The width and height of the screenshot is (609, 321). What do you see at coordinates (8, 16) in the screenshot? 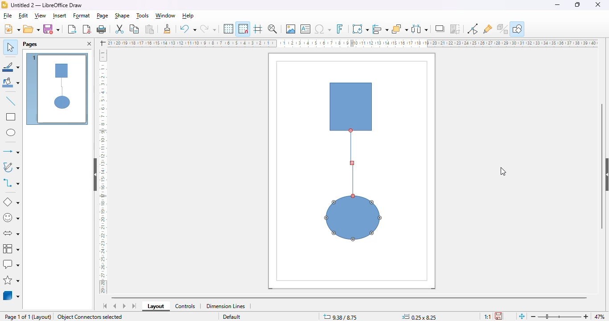
I see `file` at bounding box center [8, 16].